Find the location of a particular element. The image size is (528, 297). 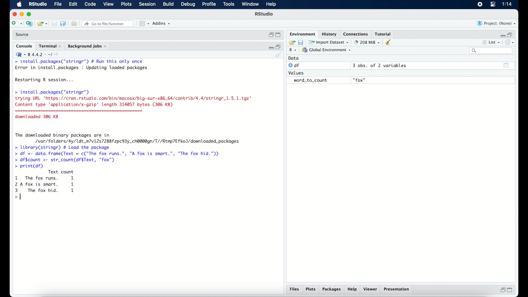

viewer is located at coordinates (371, 289).